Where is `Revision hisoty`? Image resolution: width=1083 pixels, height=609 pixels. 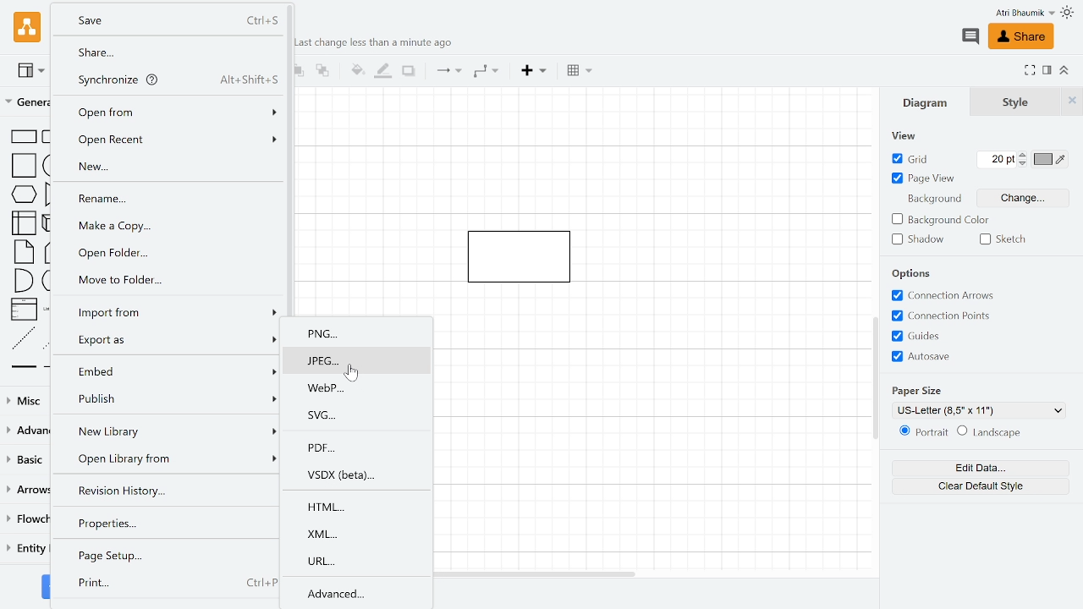
Revision hisoty is located at coordinates (163, 490).